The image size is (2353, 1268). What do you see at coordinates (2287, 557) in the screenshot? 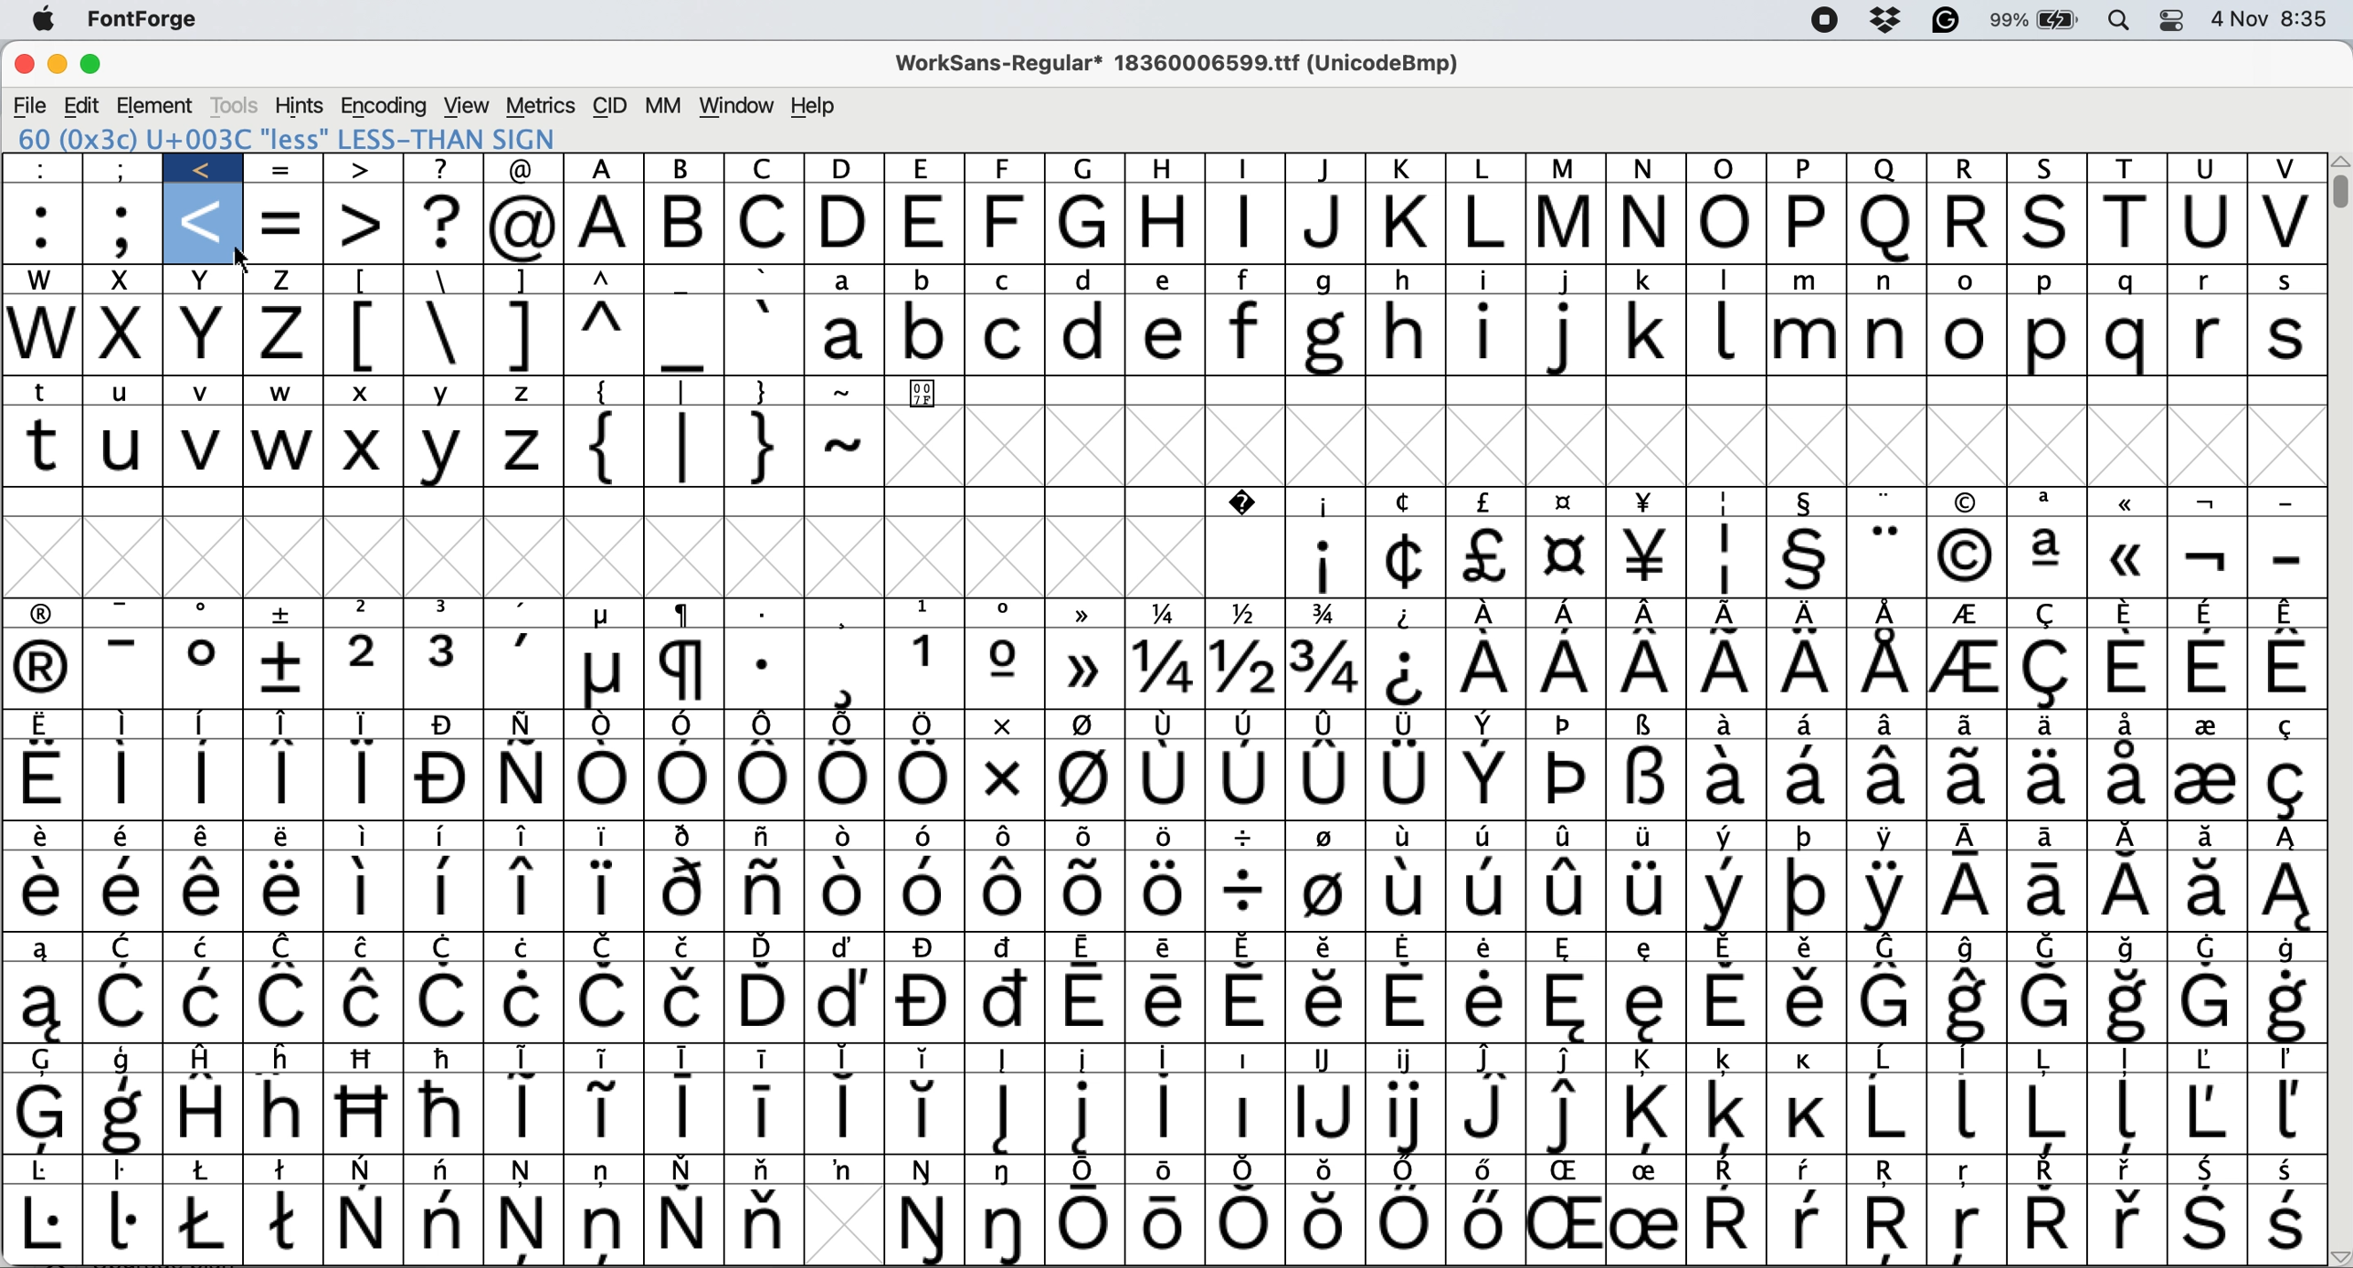
I see `-` at bounding box center [2287, 557].